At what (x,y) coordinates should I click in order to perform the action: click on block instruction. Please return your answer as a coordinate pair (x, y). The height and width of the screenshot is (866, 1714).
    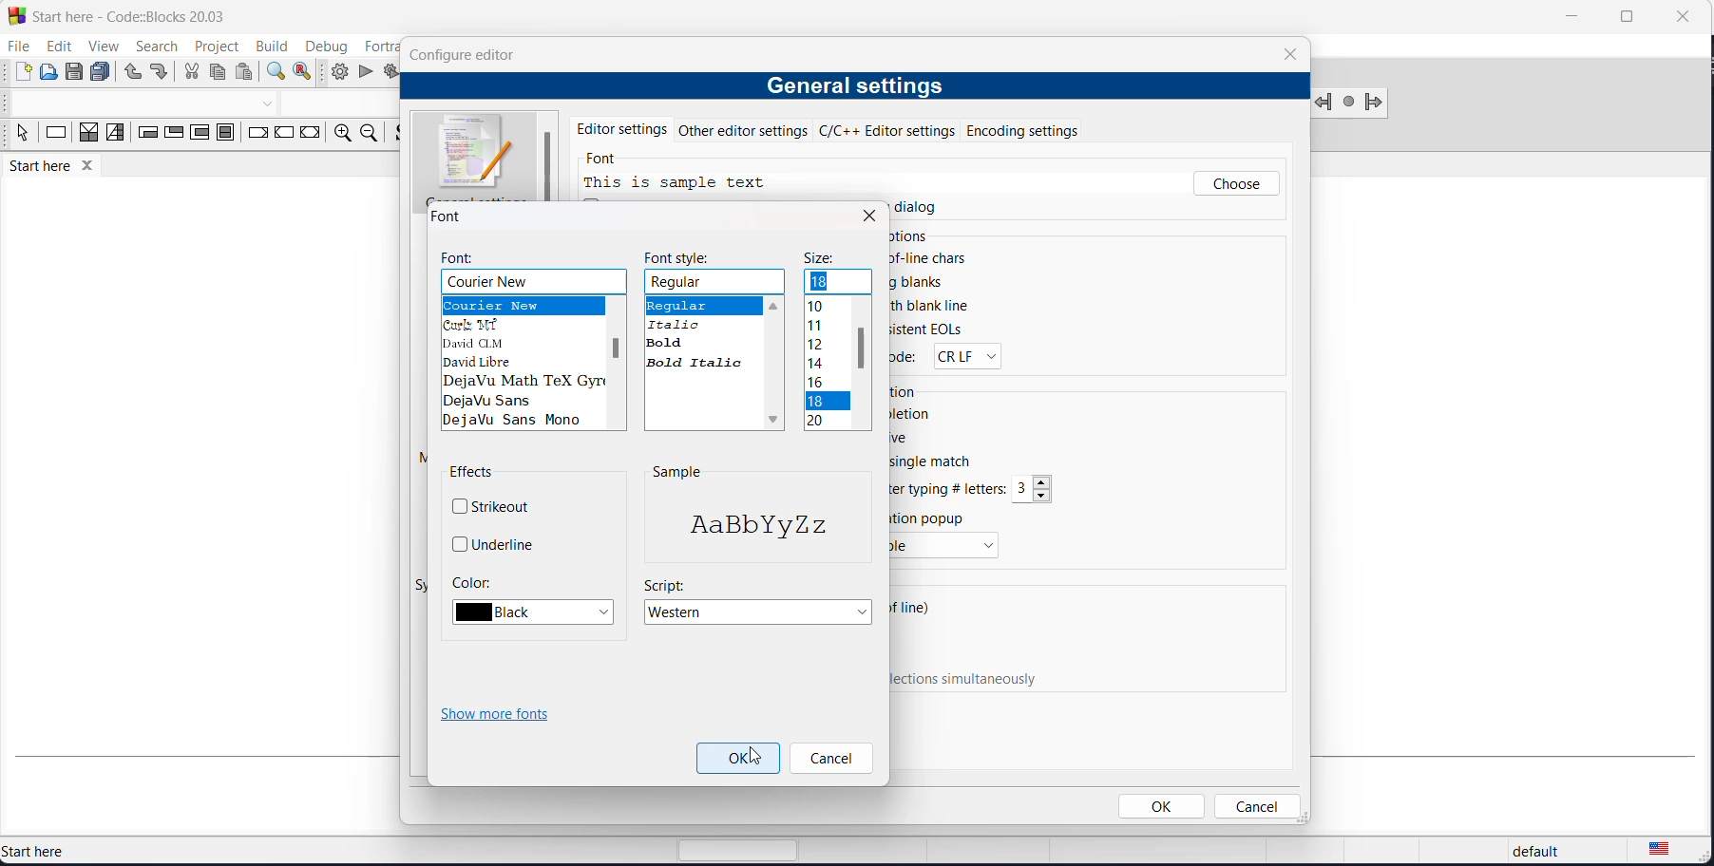
    Looking at the image, I should click on (224, 134).